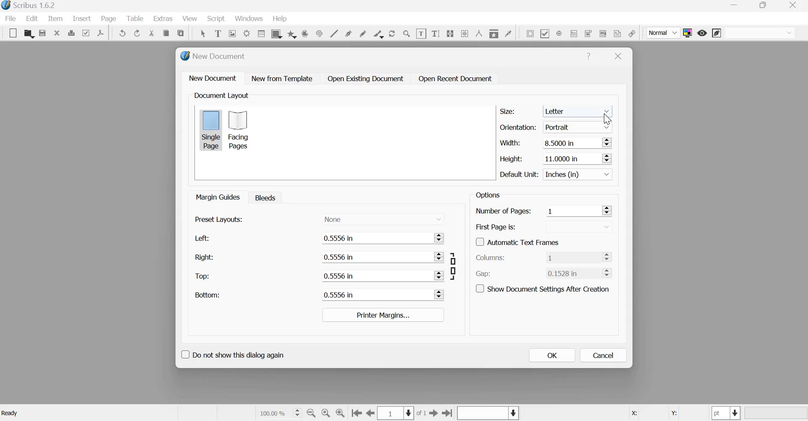 The height and width of the screenshot is (421, 808). What do you see at coordinates (376, 275) in the screenshot?
I see `0.5556 in` at bounding box center [376, 275].